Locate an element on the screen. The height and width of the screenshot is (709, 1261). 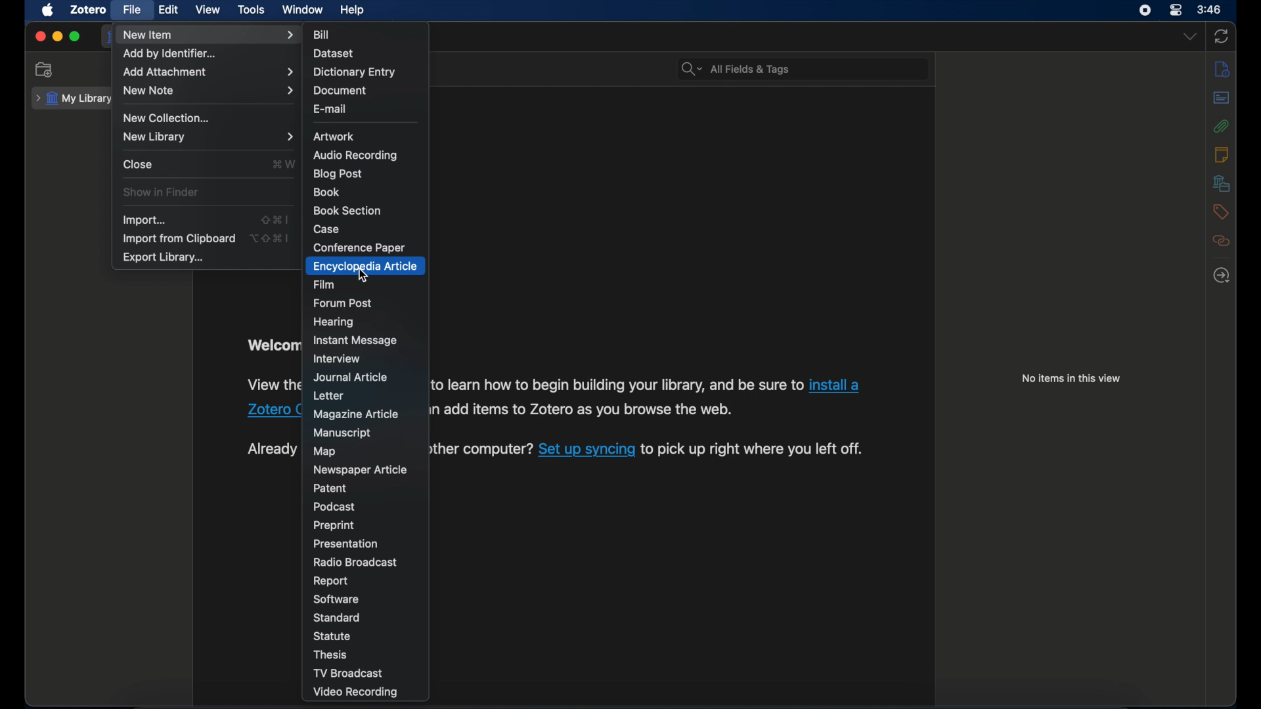
locate is located at coordinates (1222, 276).